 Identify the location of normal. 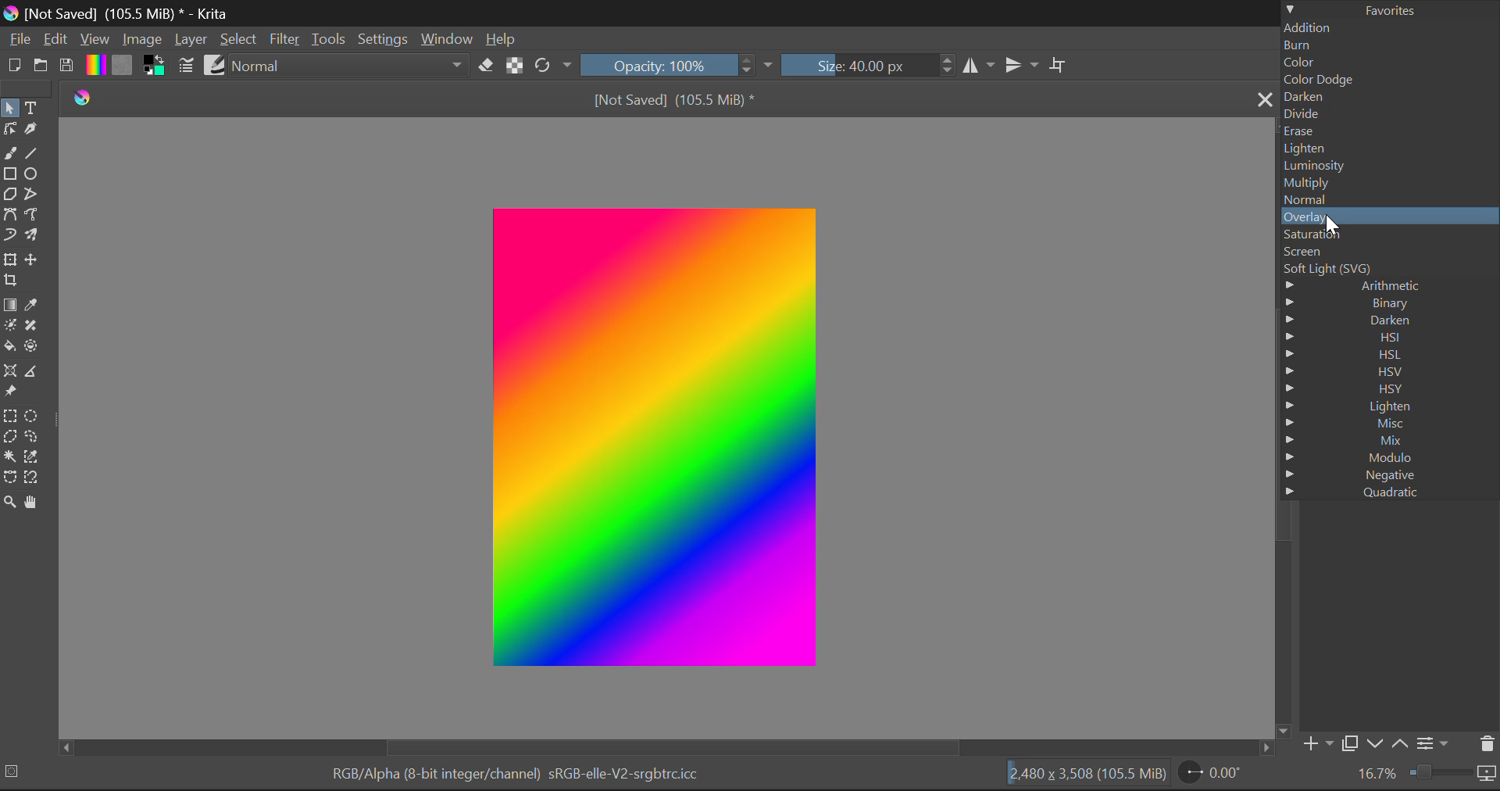
(351, 66).